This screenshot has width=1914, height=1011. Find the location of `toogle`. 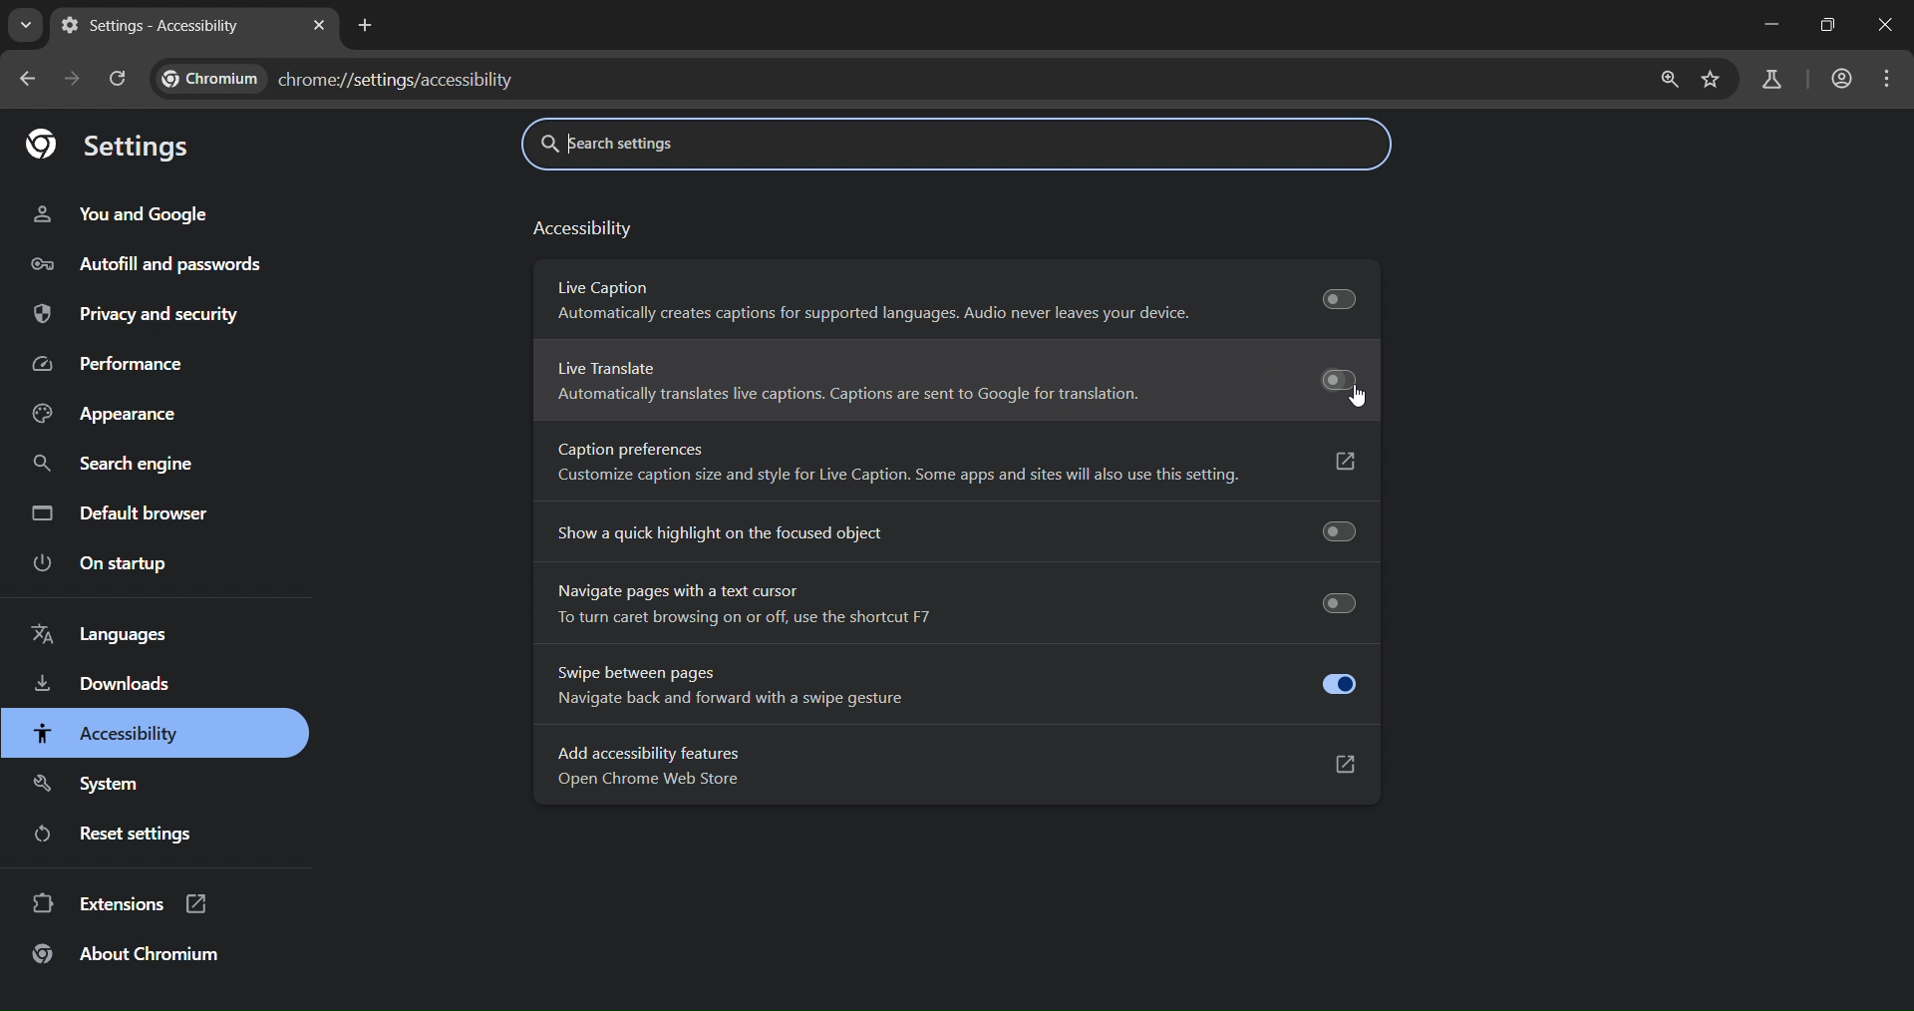

toogle is located at coordinates (1330, 532).